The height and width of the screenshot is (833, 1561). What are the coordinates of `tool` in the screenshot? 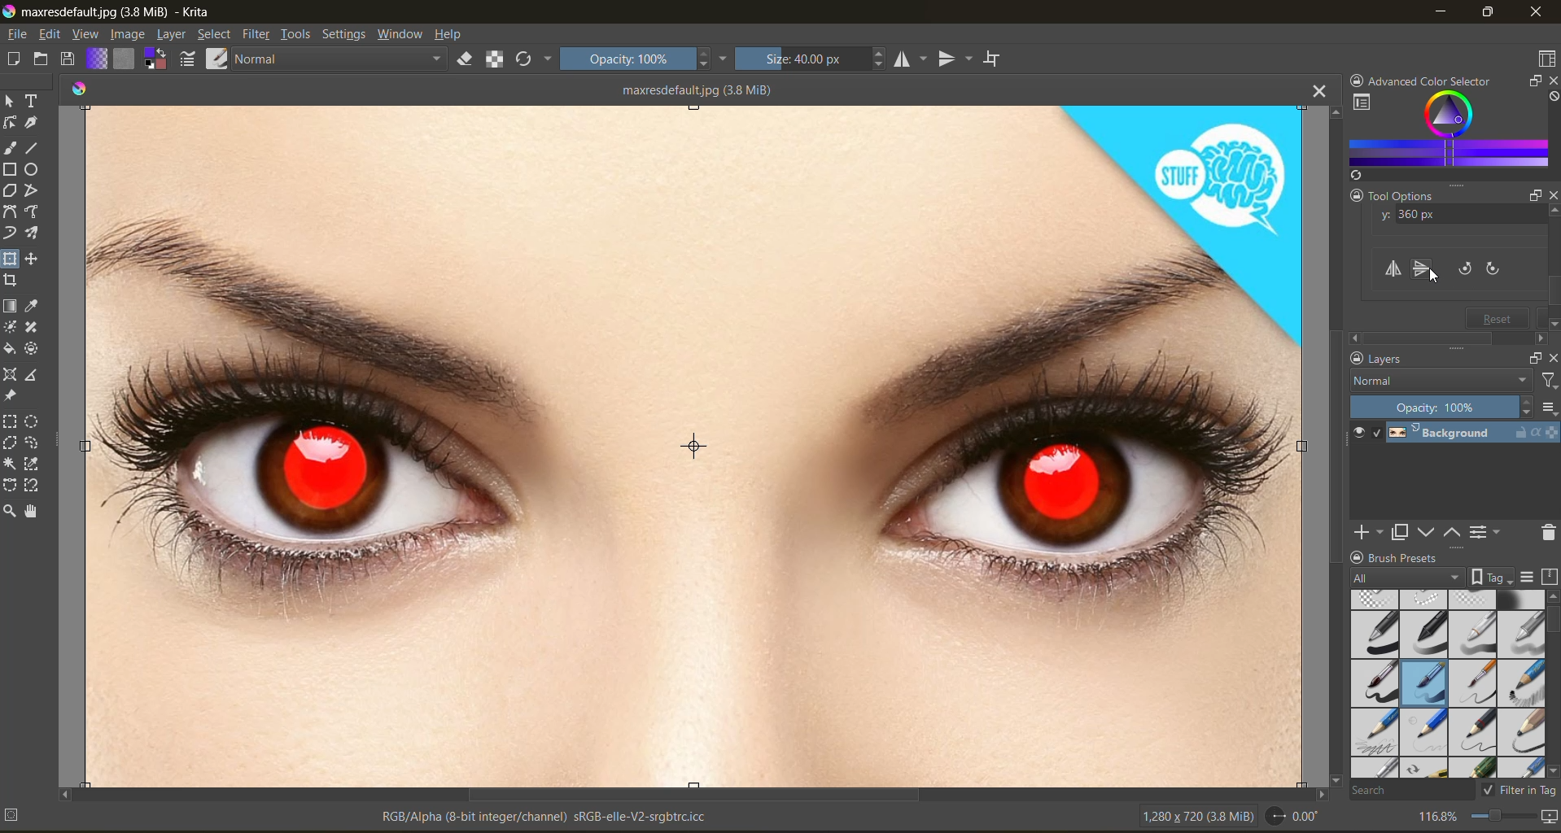 It's located at (37, 190).